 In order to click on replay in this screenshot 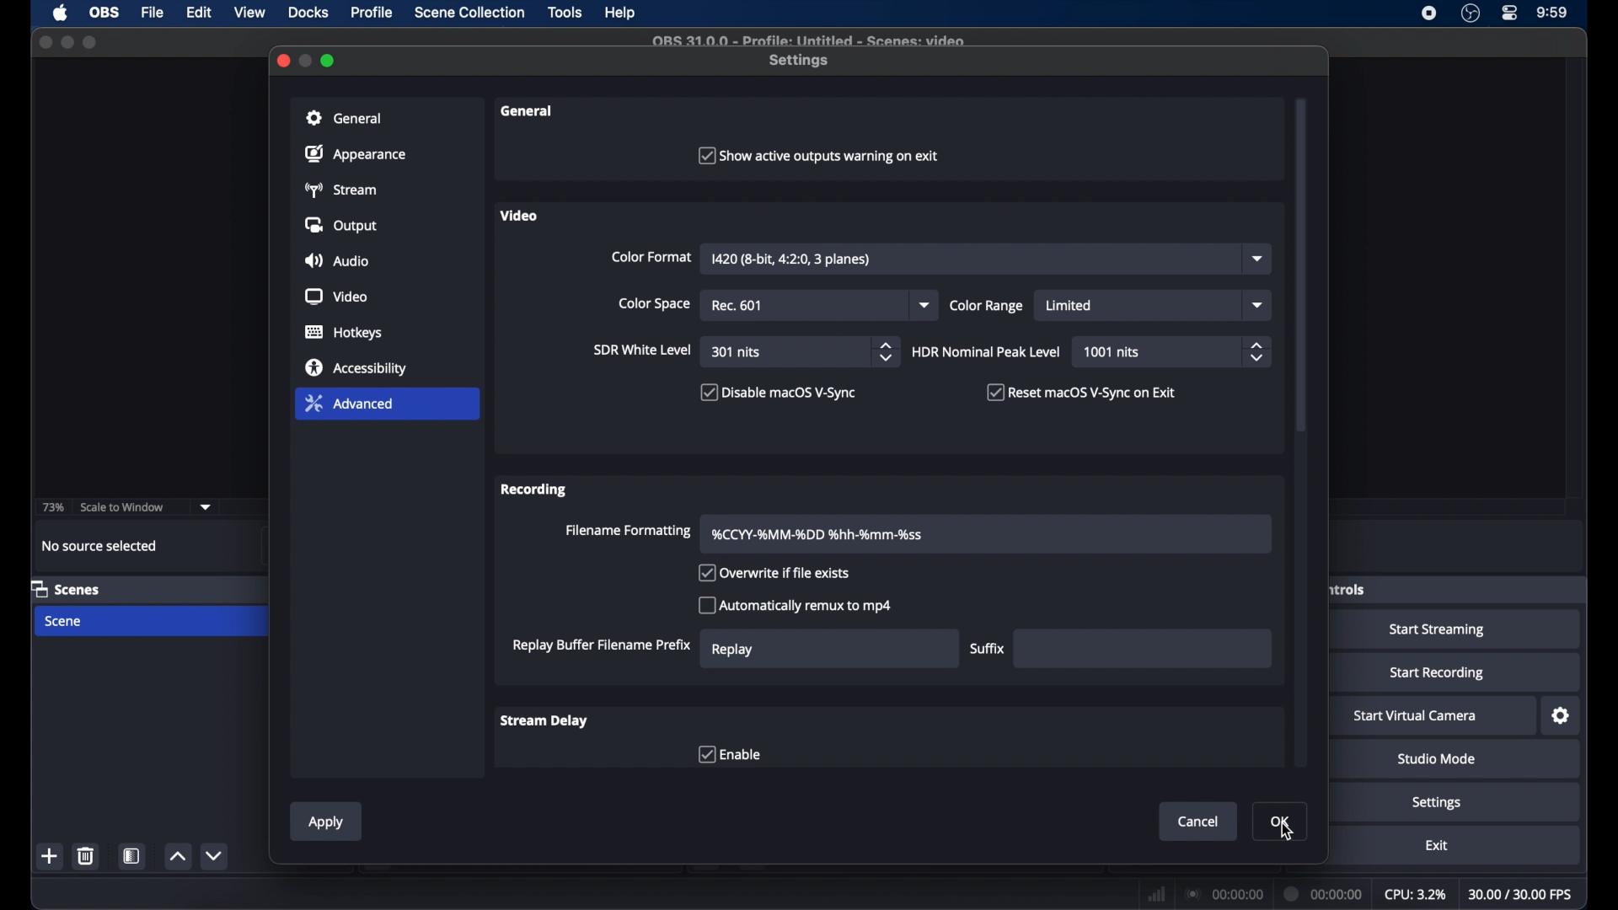, I will do `click(733, 650)`.